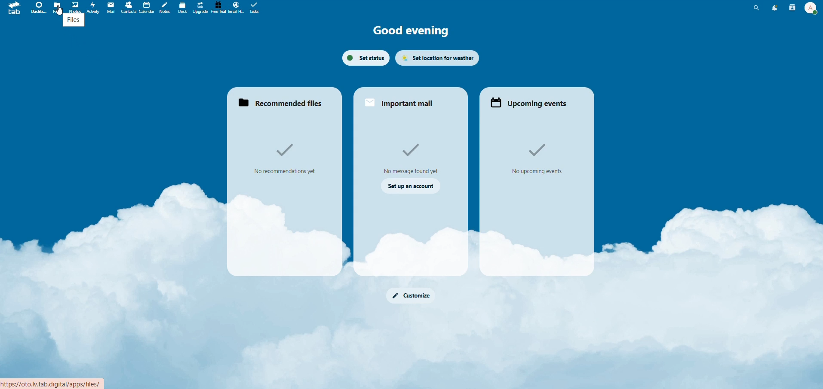  I want to click on Contacts, so click(791, 8).